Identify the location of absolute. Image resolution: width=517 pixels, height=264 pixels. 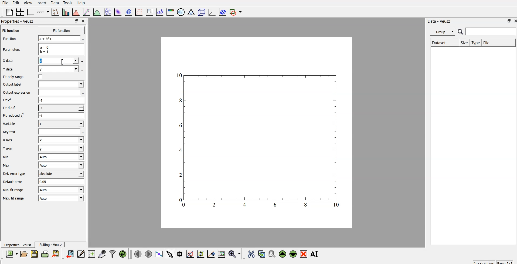
(61, 174).